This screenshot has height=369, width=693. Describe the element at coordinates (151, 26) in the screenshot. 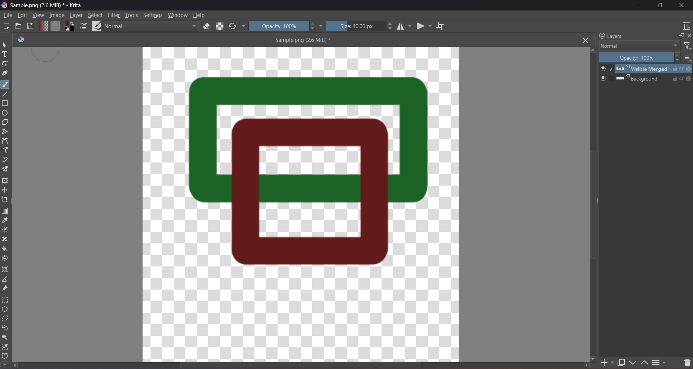

I see `Blending Mode` at that location.